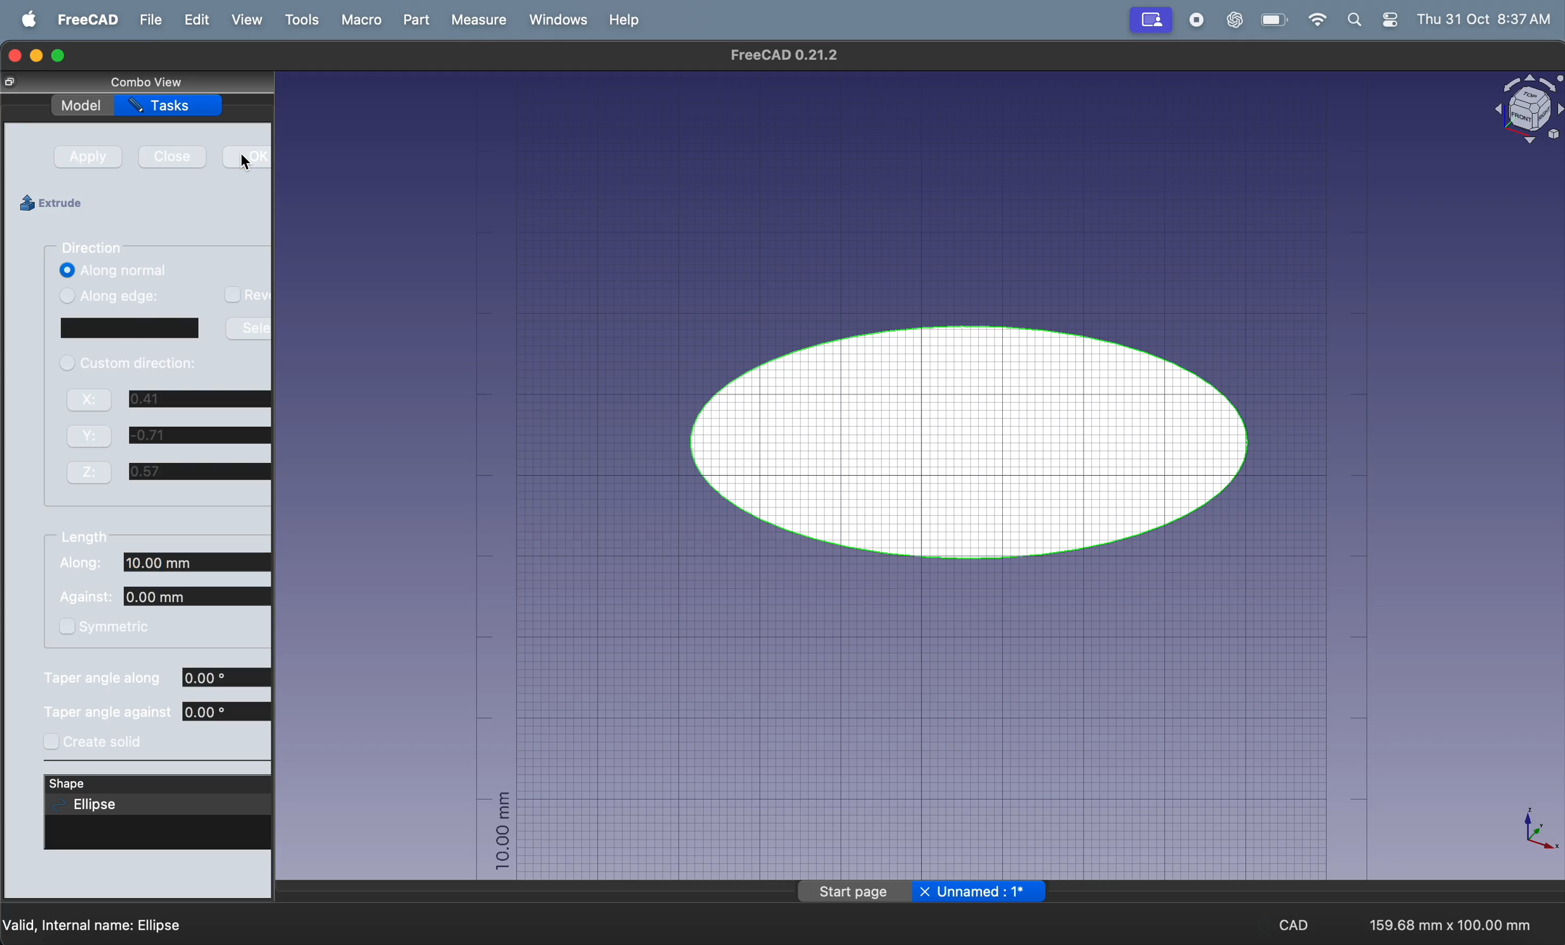 Image resolution: width=1565 pixels, height=945 pixels. What do you see at coordinates (128, 368) in the screenshot?
I see `custom direction` at bounding box center [128, 368].